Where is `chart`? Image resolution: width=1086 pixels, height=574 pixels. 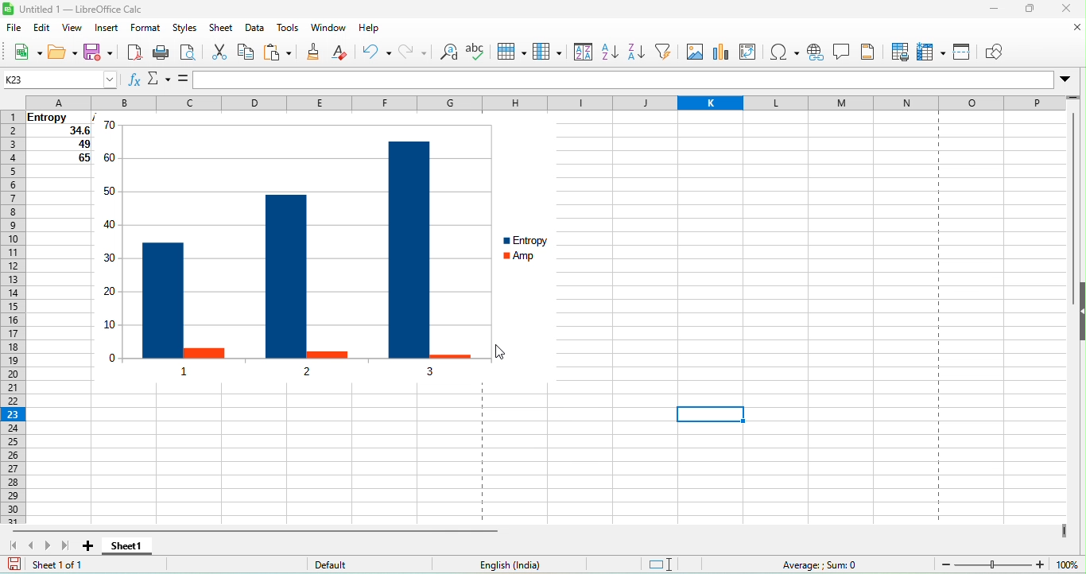
chart is located at coordinates (723, 52).